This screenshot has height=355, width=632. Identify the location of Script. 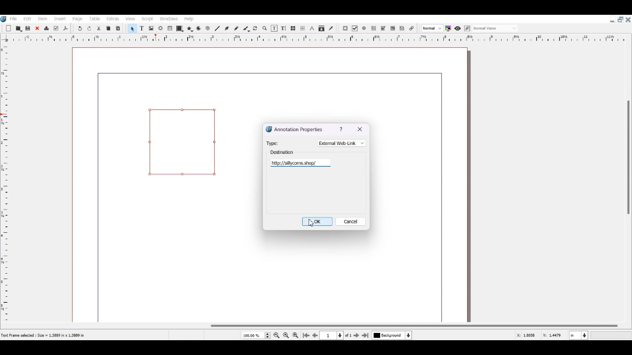
(148, 18).